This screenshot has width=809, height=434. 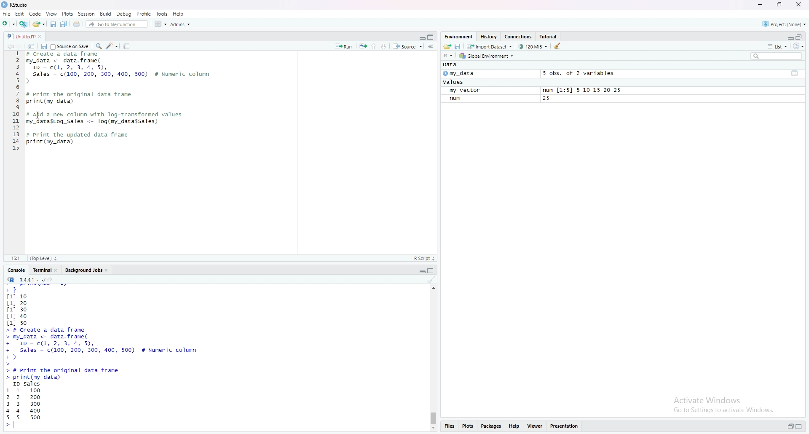 What do you see at coordinates (38, 115) in the screenshot?
I see `cursor` at bounding box center [38, 115].